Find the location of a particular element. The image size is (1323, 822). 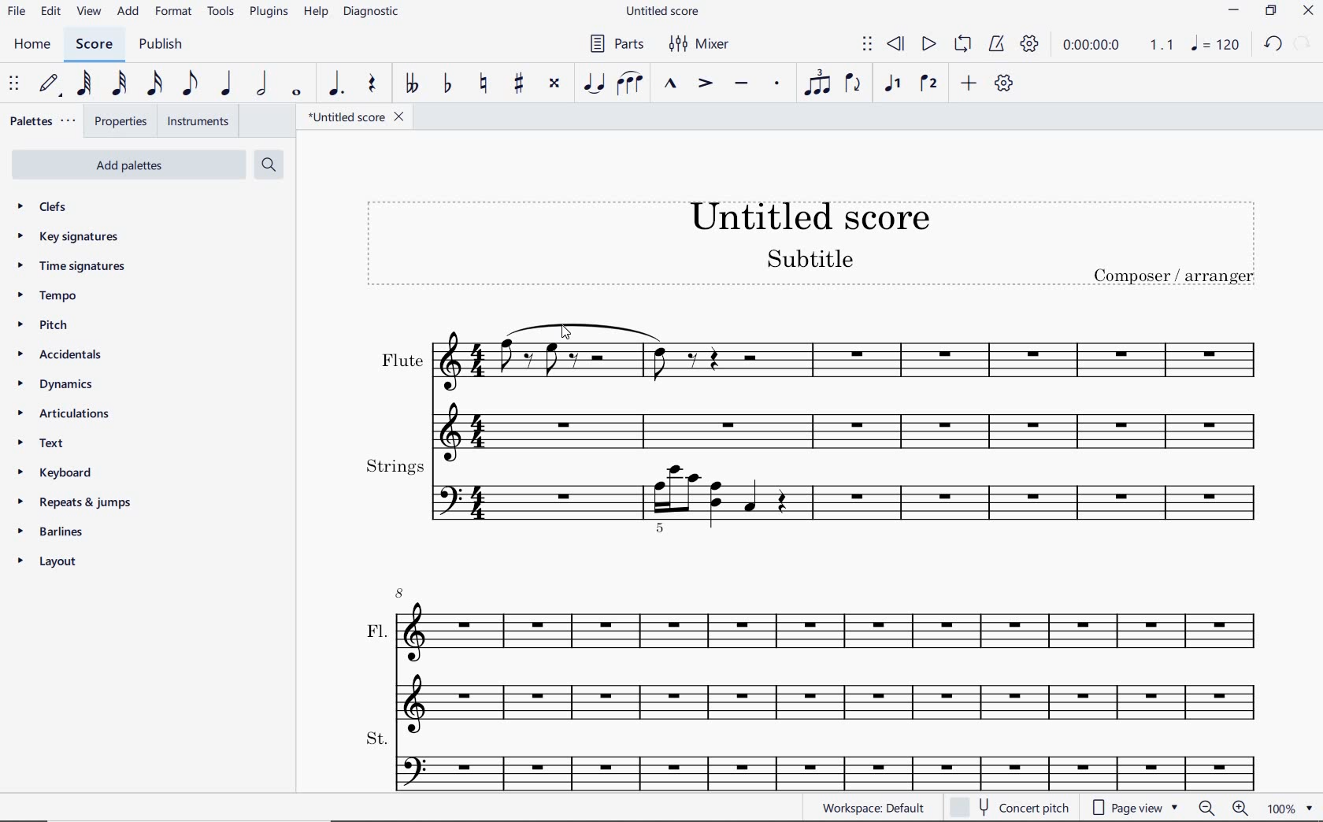

TENUTO is located at coordinates (740, 84).